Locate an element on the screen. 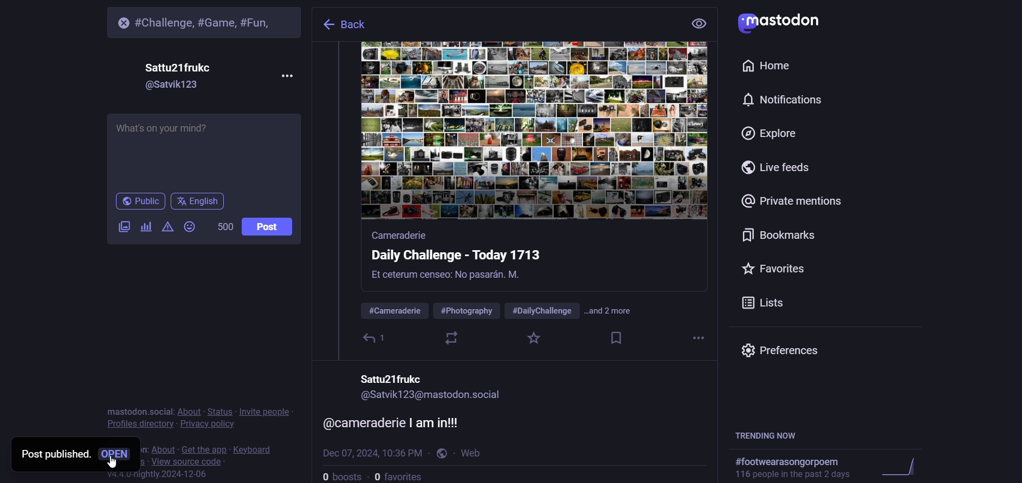  #daily challenge is located at coordinates (542, 310).